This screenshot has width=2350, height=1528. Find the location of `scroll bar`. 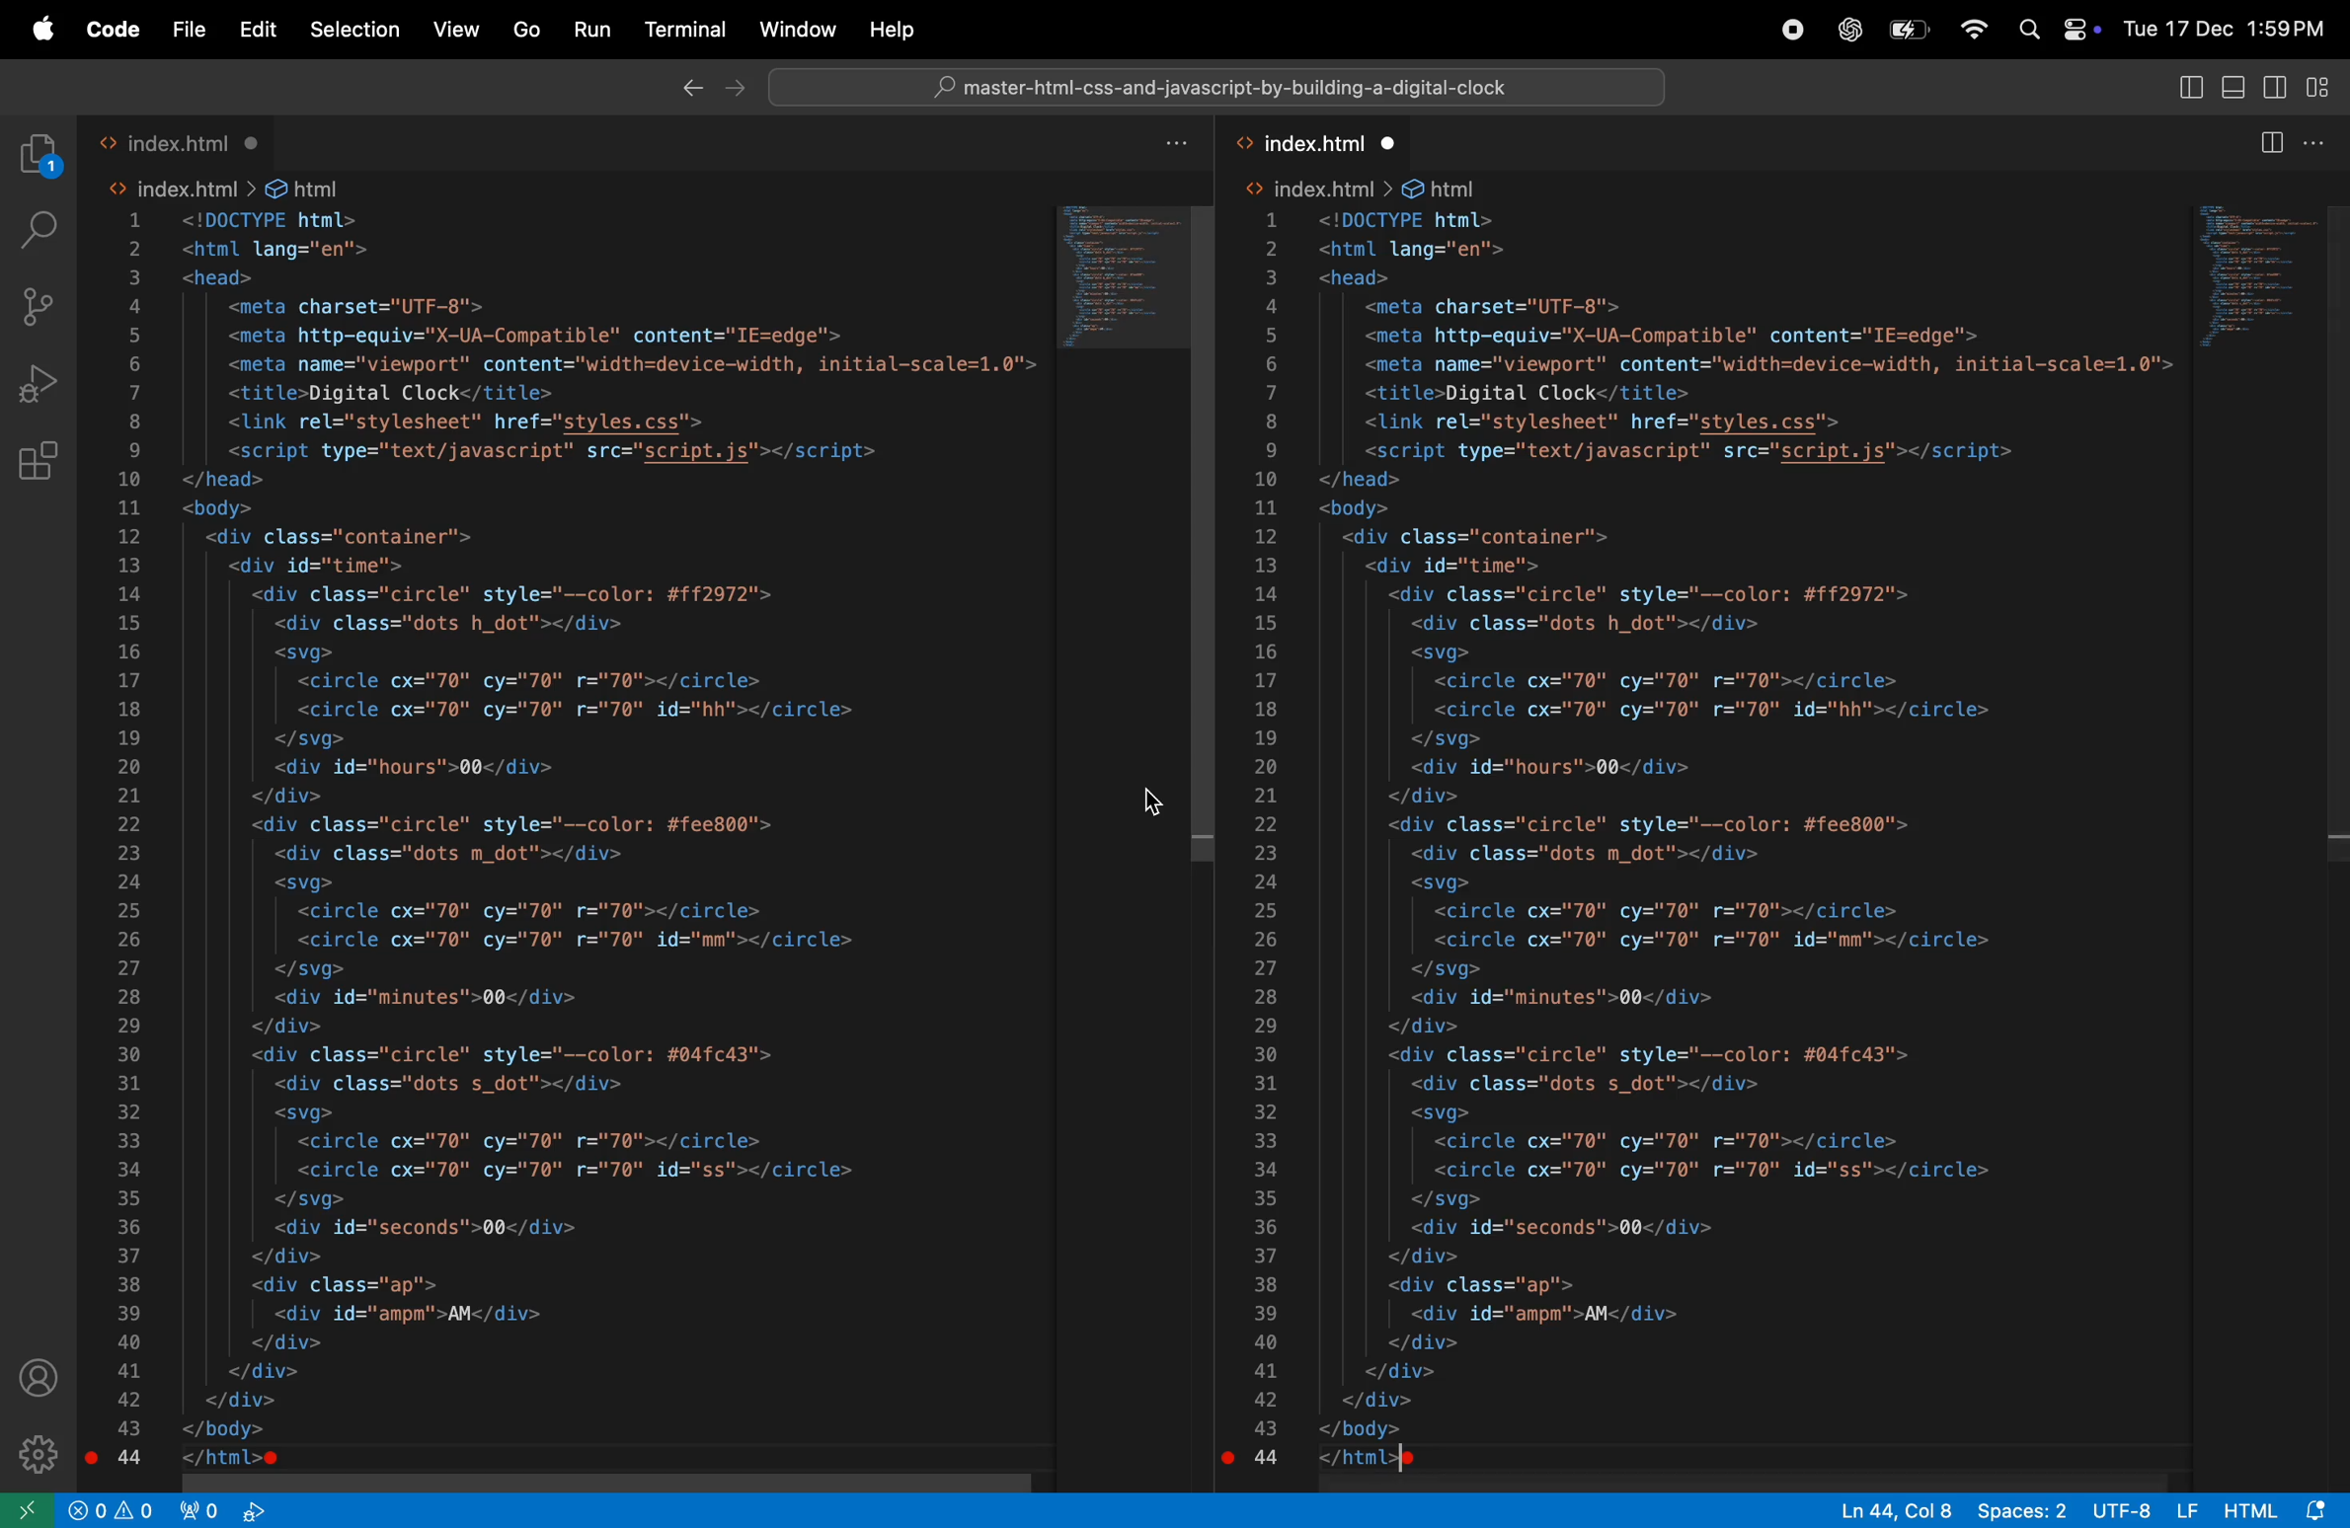

scroll bar is located at coordinates (1206, 533).